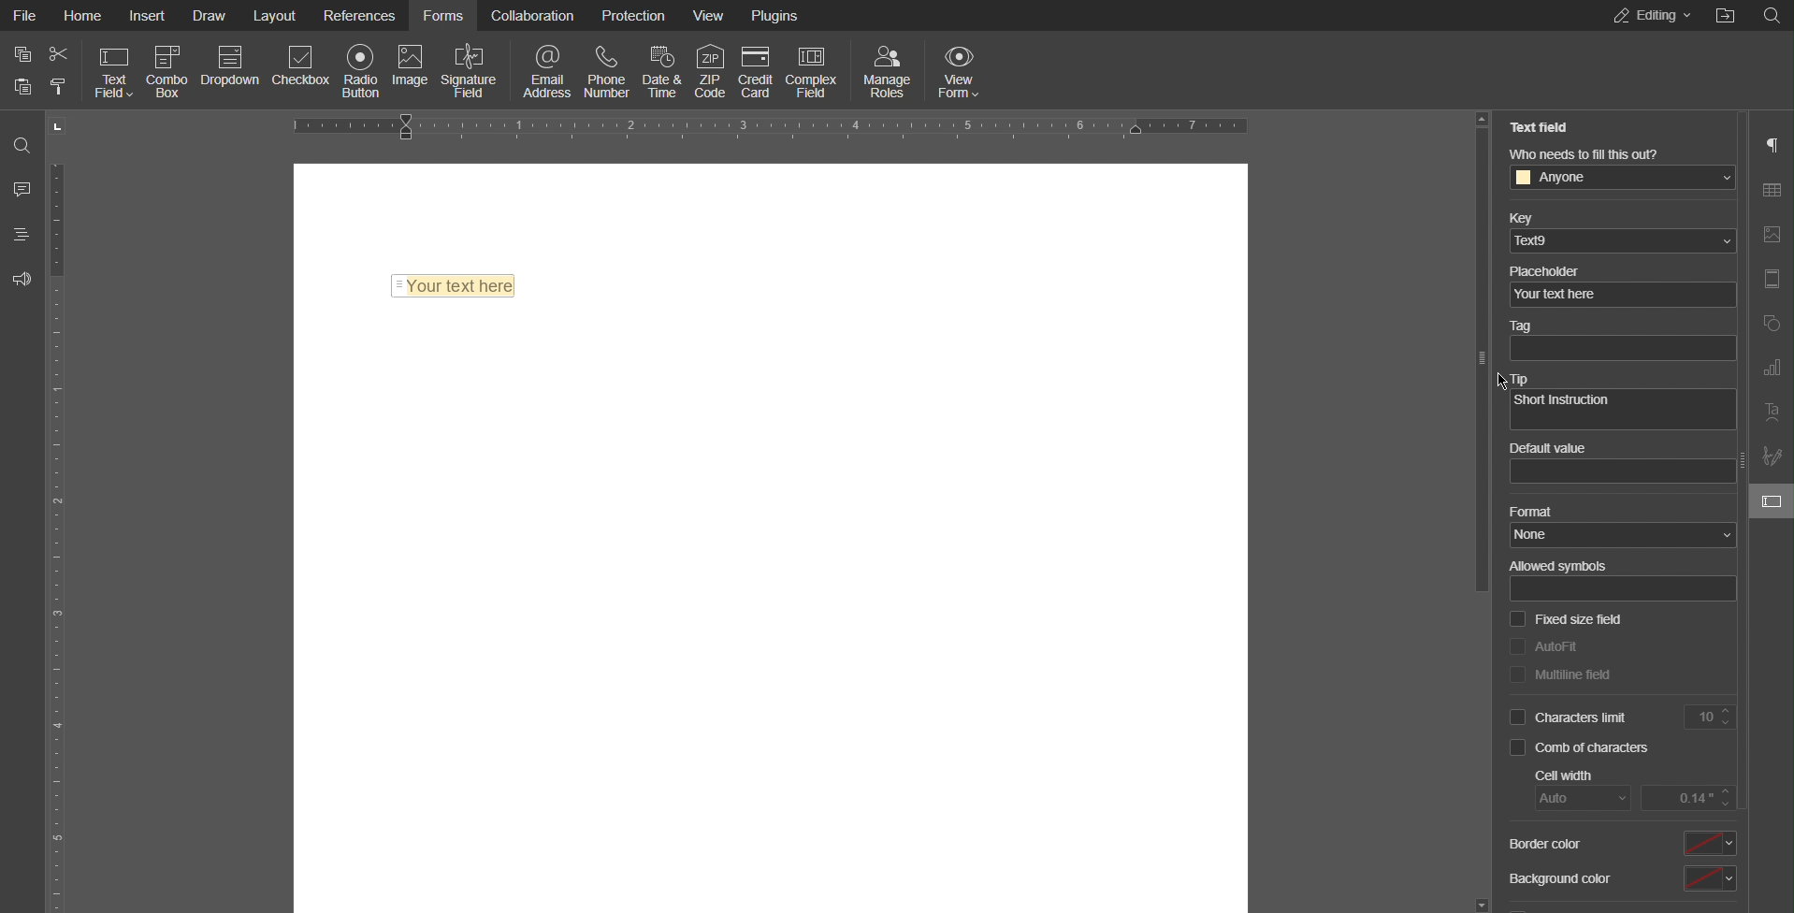 Image resolution: width=1794 pixels, height=913 pixels. I want to click on checkbox, so click(1521, 617).